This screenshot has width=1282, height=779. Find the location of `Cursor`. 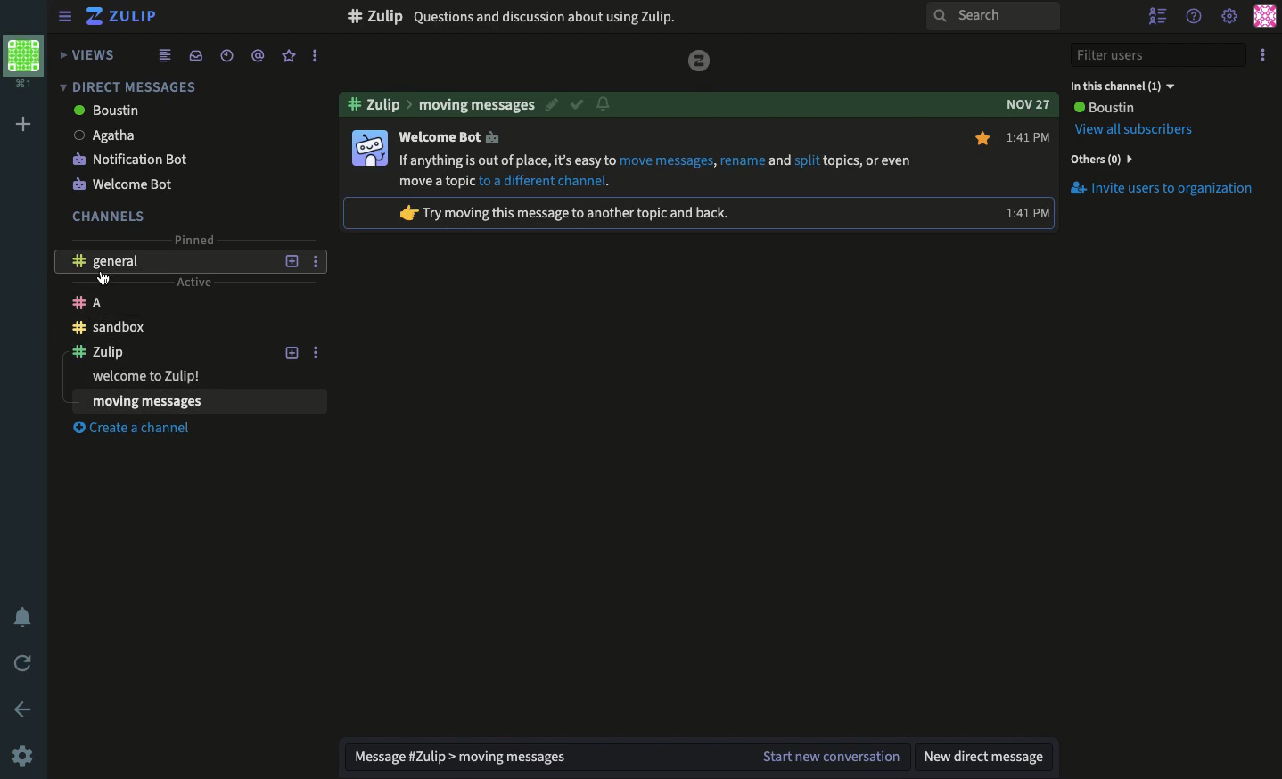

Cursor is located at coordinates (103, 278).